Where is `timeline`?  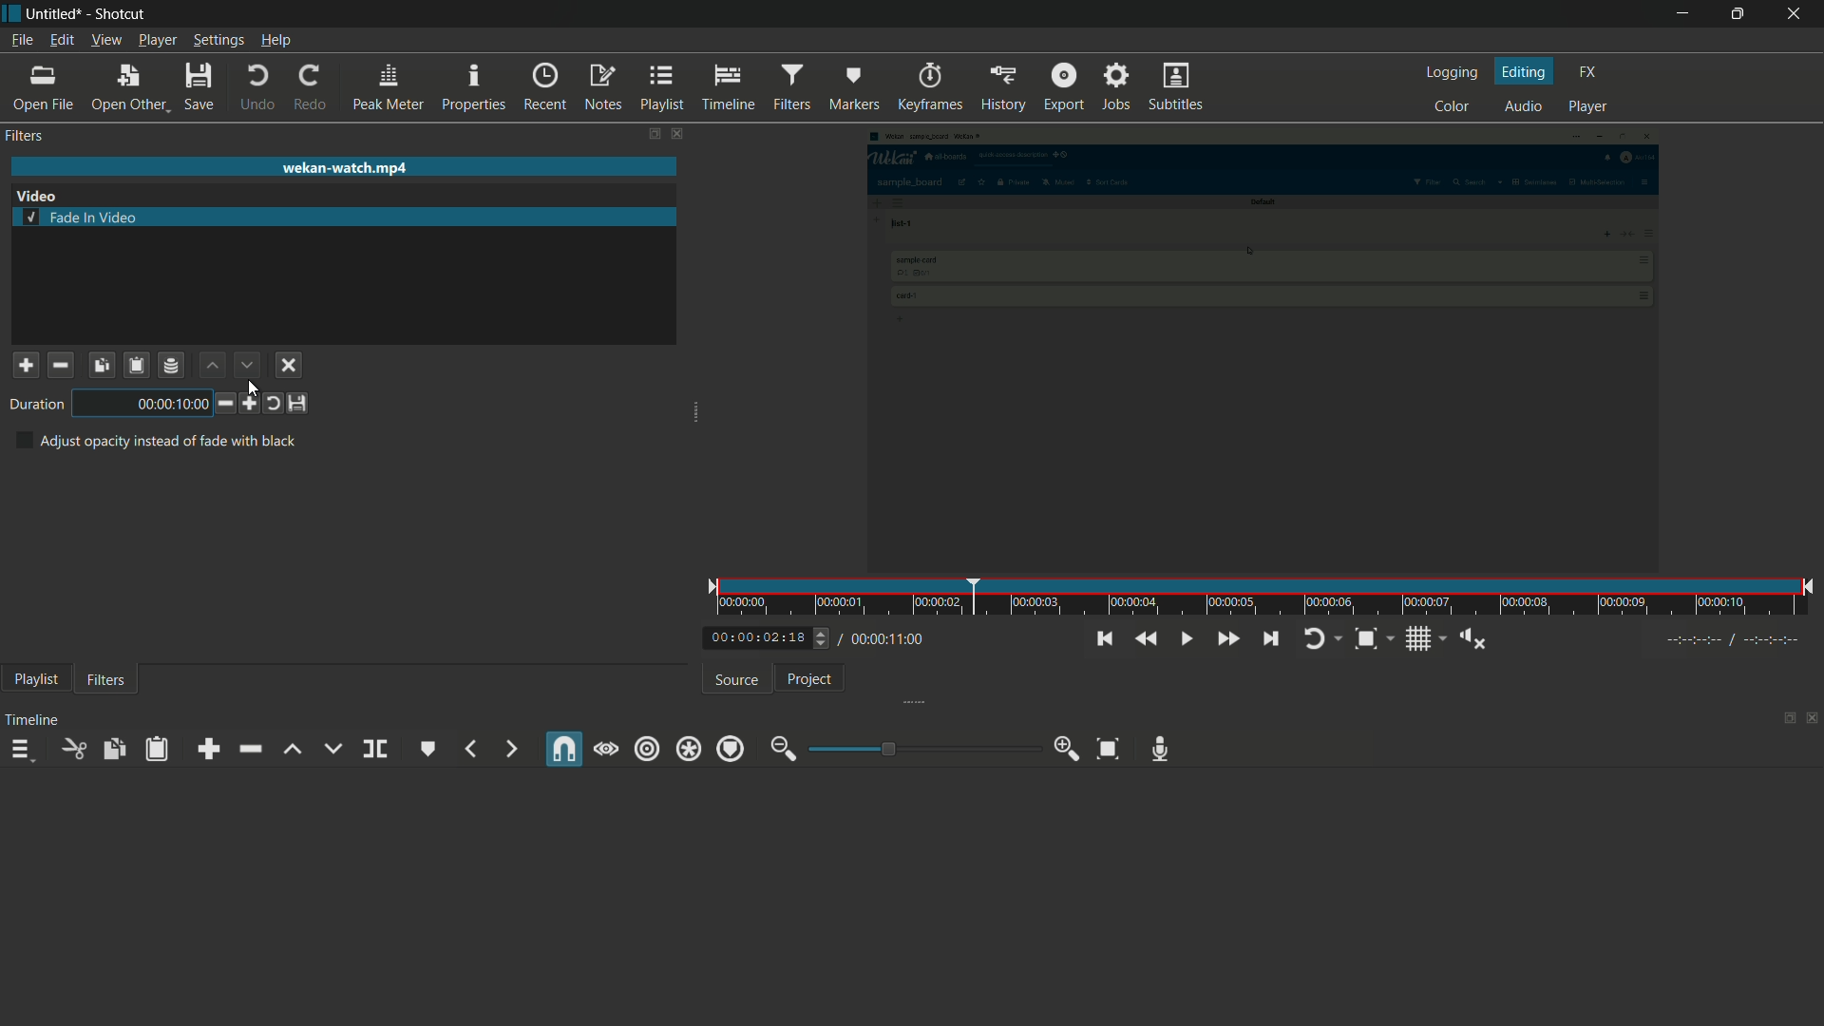 timeline is located at coordinates (32, 720).